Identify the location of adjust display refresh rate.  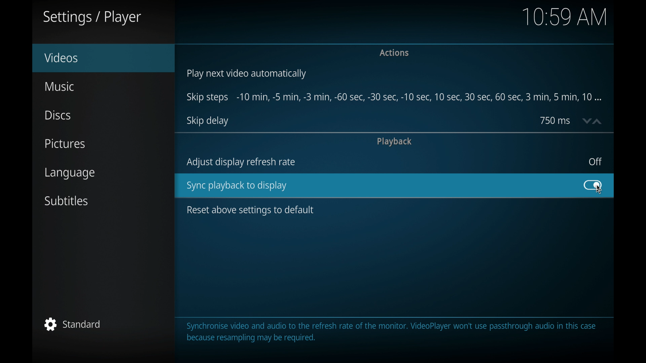
(240, 163).